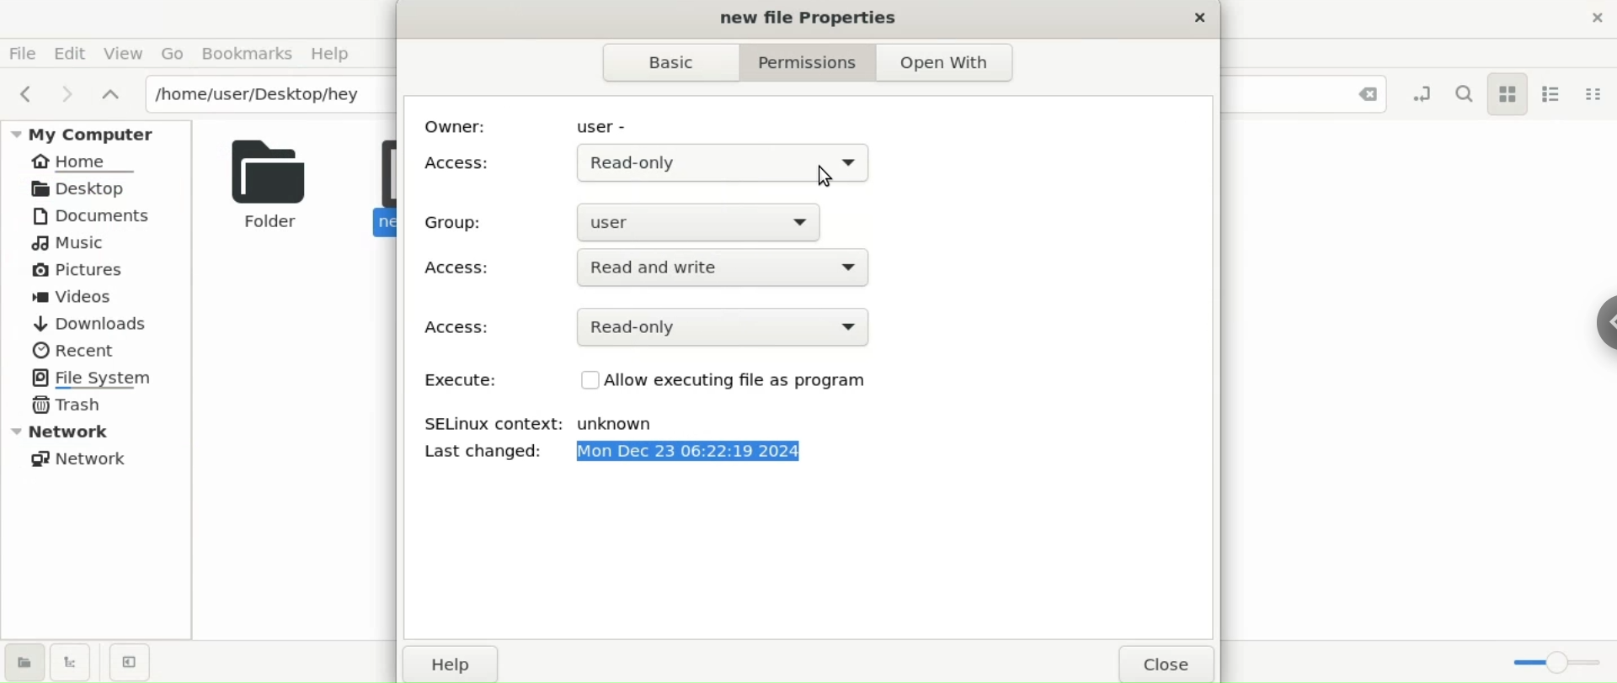 The image size is (1617, 683). Describe the element at coordinates (737, 325) in the screenshot. I see `Read-only` at that location.